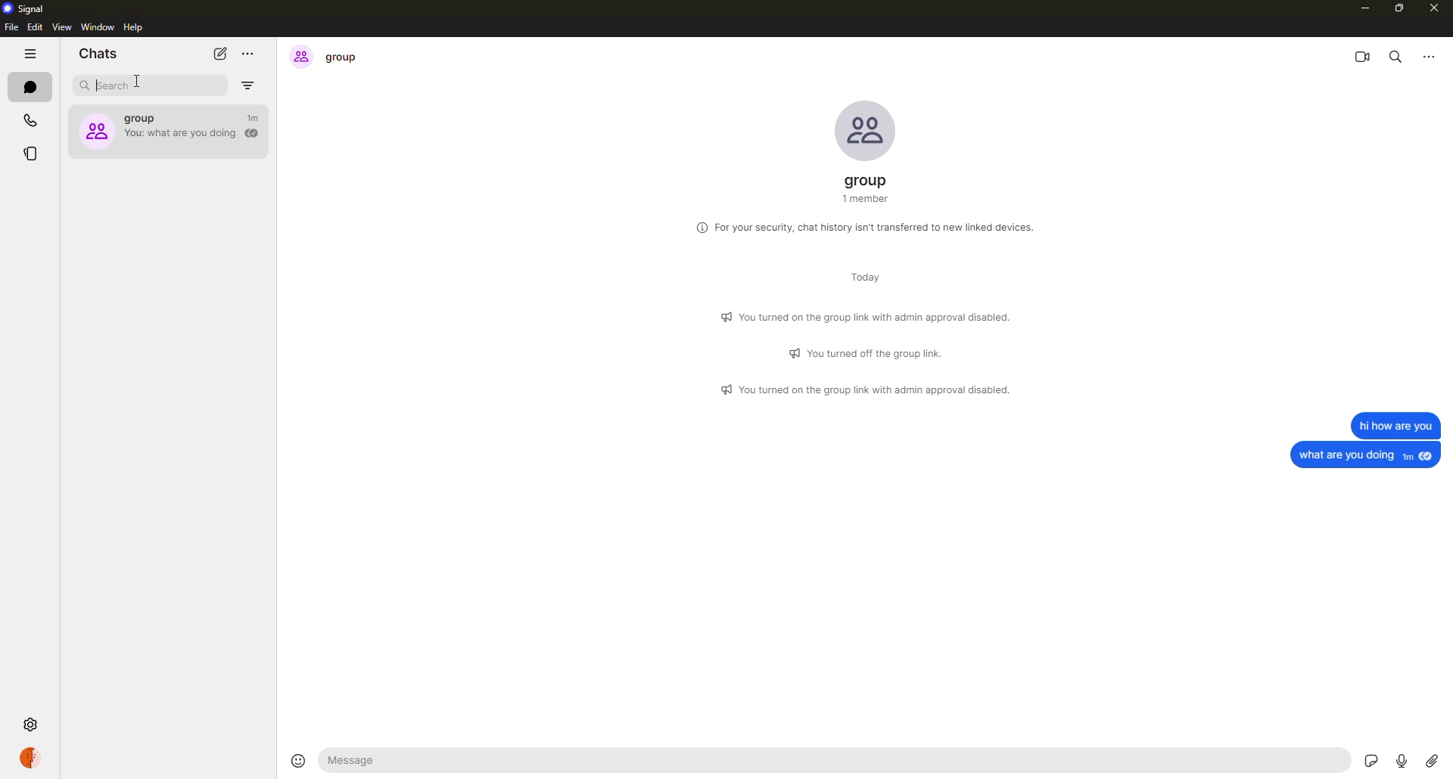  I want to click on profile pic, so click(864, 129).